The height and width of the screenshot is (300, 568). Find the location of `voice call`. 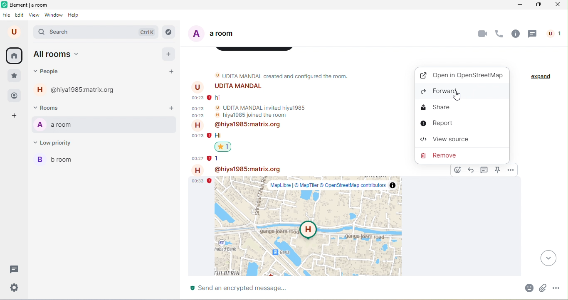

voice call is located at coordinates (499, 34).